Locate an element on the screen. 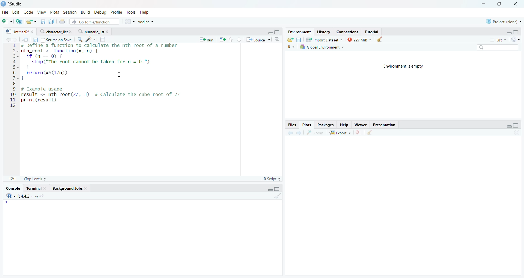  Open exisitng file is located at coordinates (31, 22).